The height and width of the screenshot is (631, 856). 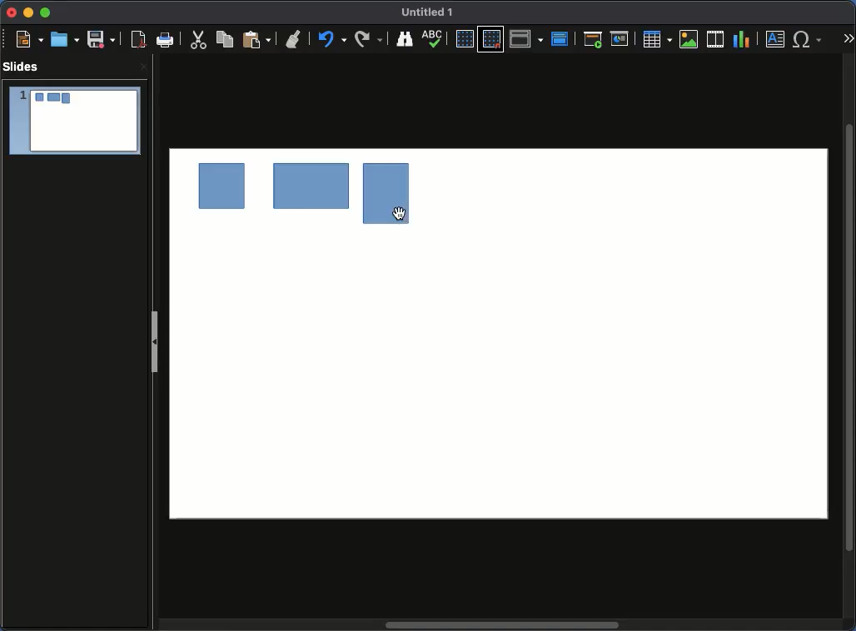 I want to click on Name, so click(x=429, y=11).